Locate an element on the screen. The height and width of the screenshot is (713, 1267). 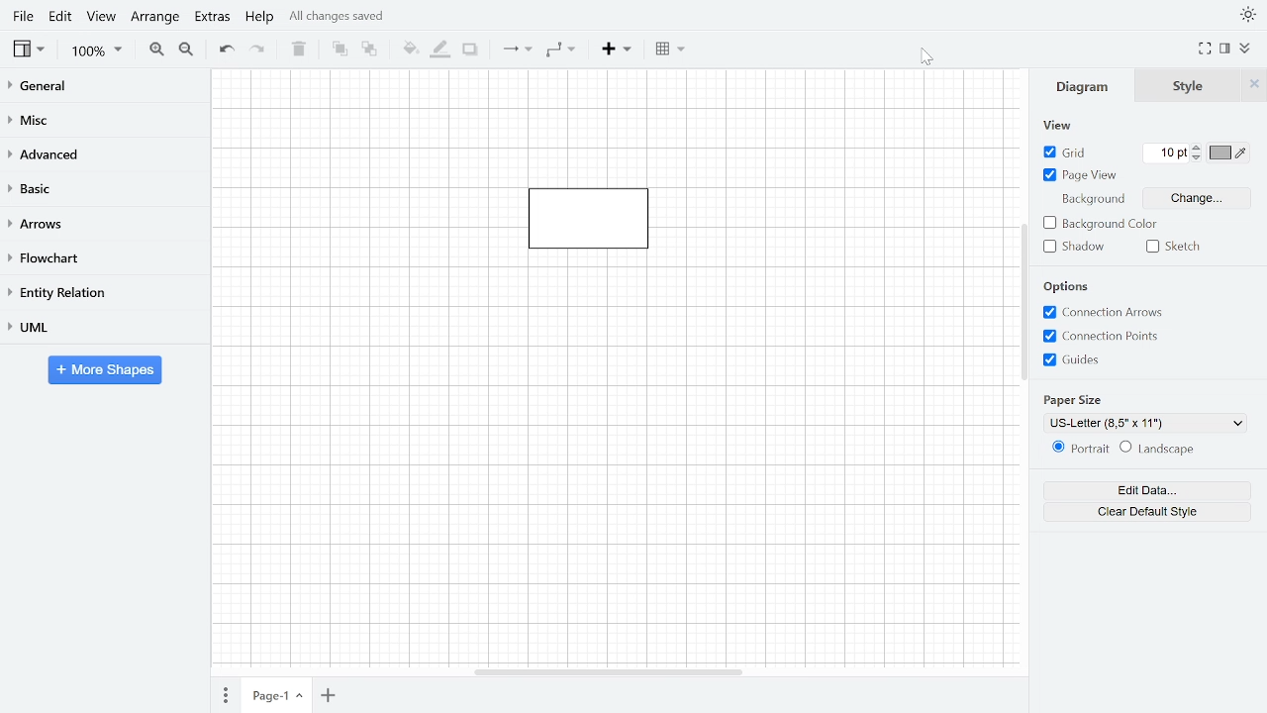
CLose is located at coordinates (1254, 84).